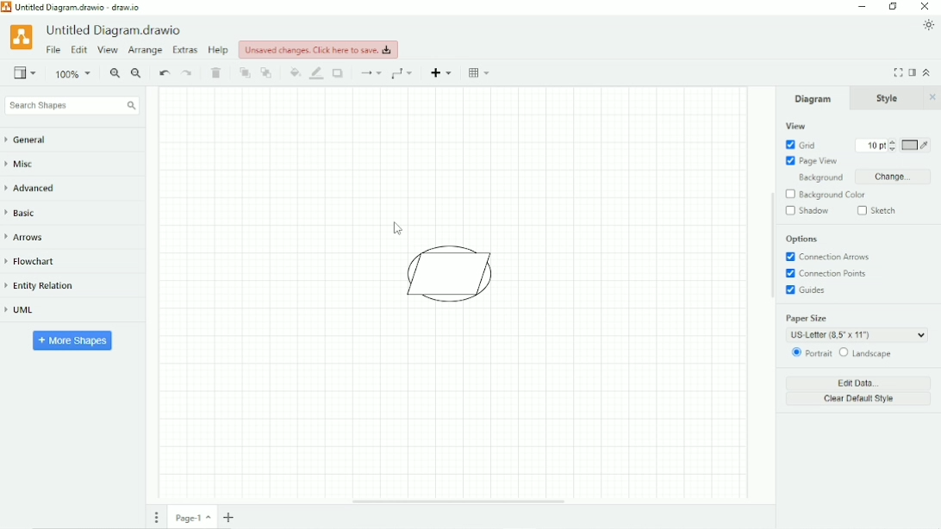 The width and height of the screenshot is (941, 529). I want to click on Sketch, so click(879, 210).